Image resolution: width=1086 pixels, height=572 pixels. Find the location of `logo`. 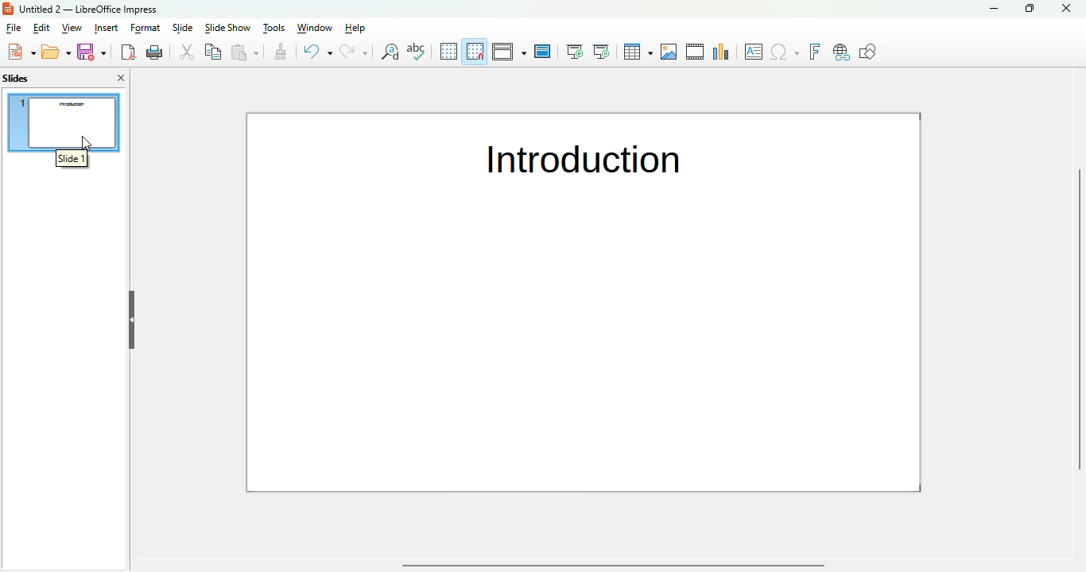

logo is located at coordinates (8, 8).